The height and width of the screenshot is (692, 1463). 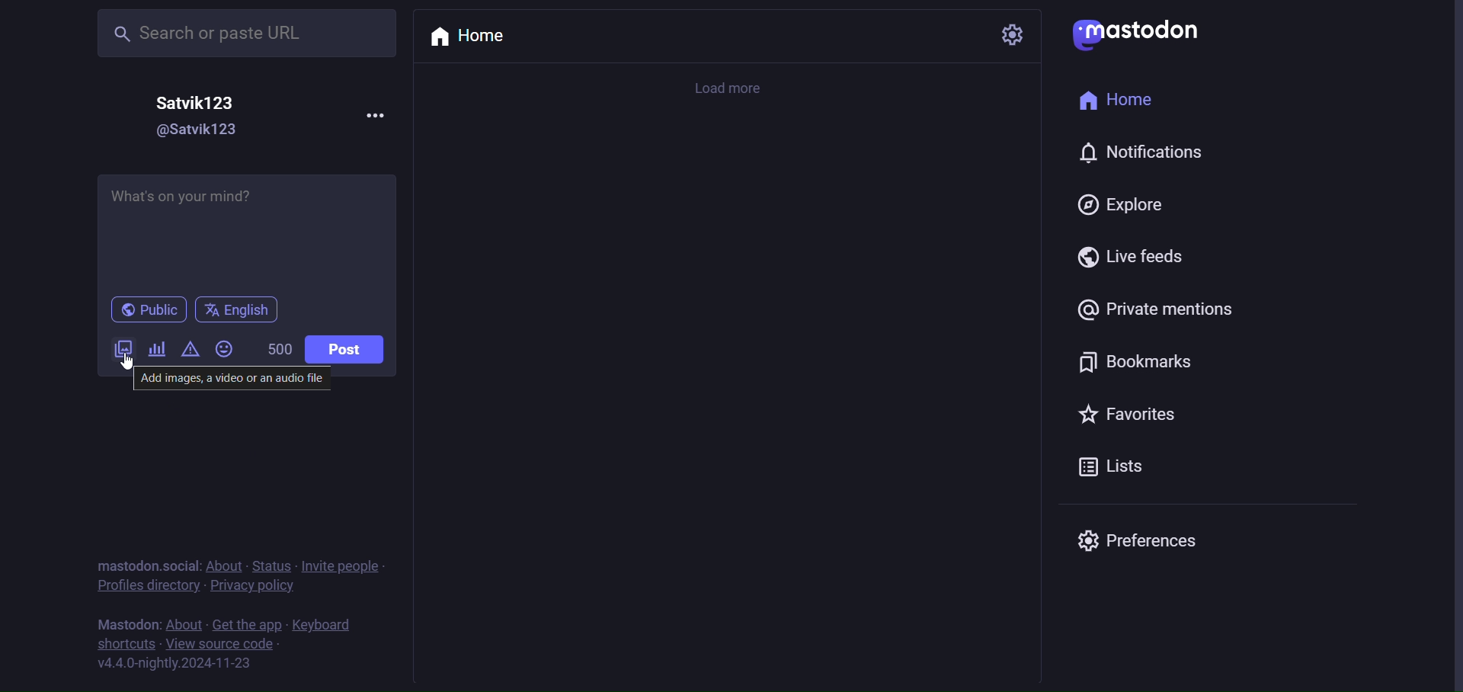 I want to click on bookmark, so click(x=1134, y=364).